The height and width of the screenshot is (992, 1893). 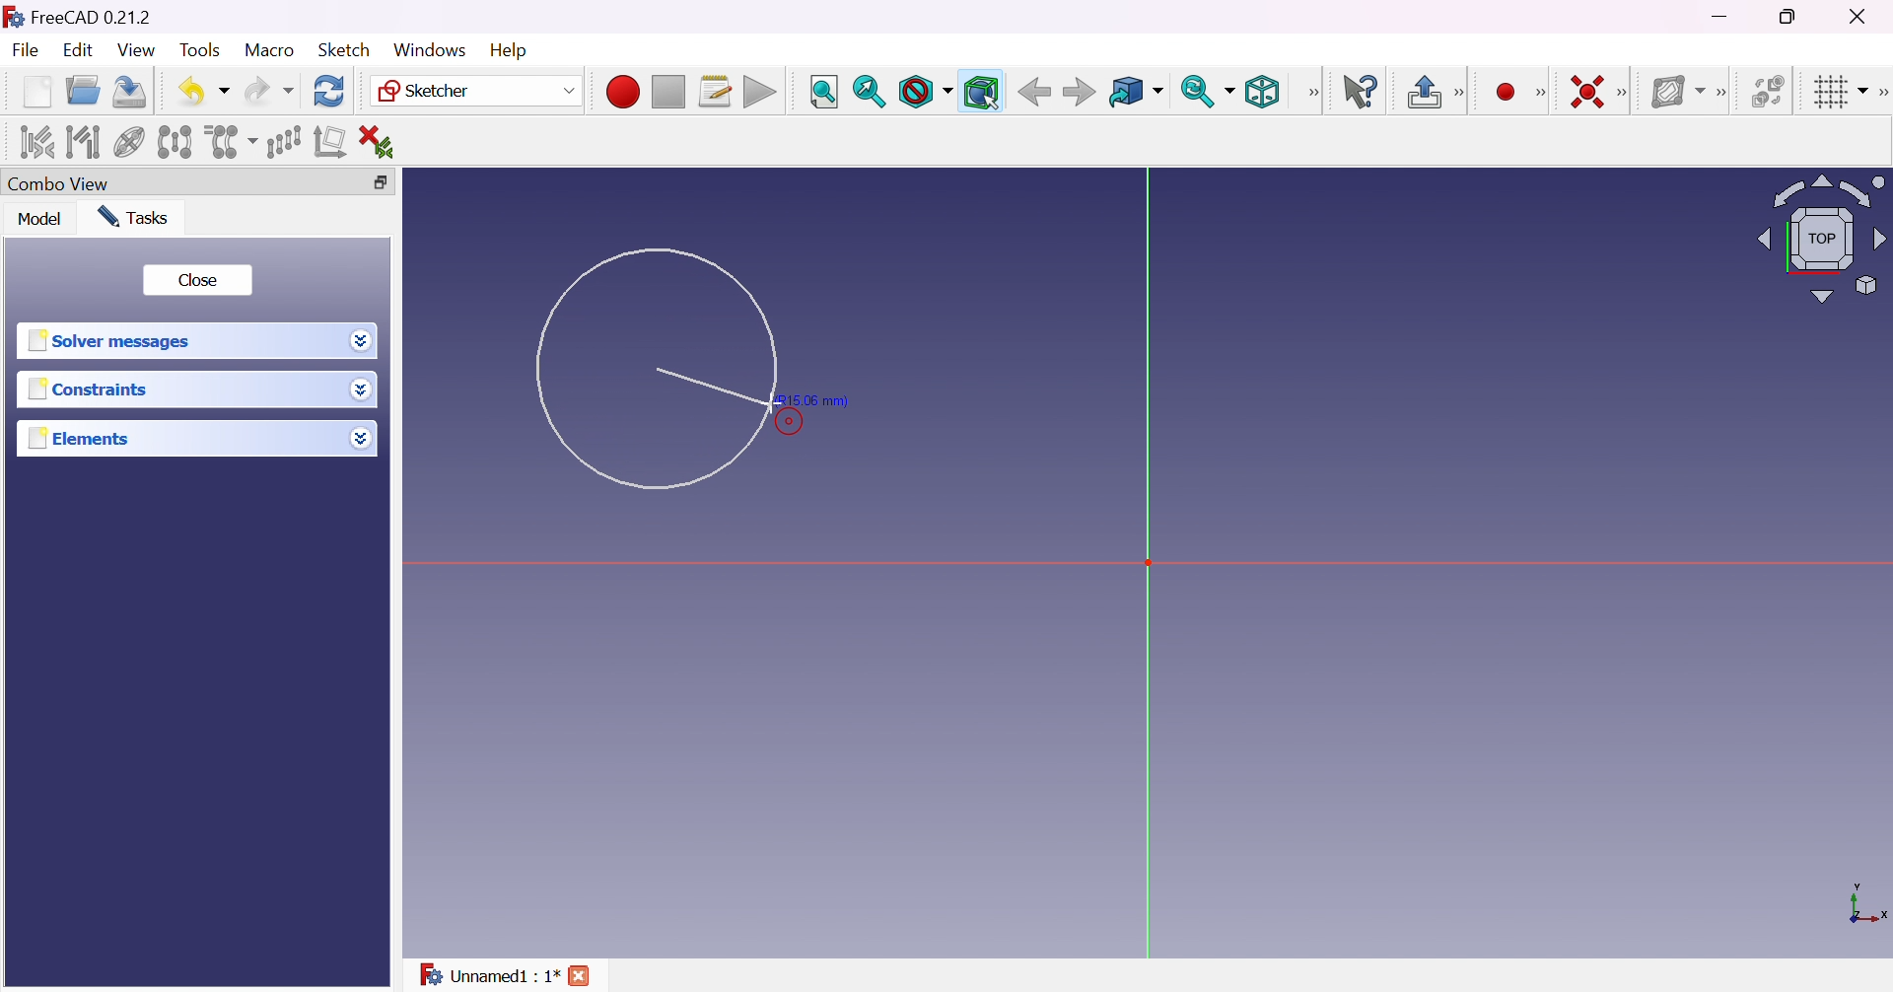 What do you see at coordinates (1506, 93) in the screenshot?
I see `Create point` at bounding box center [1506, 93].